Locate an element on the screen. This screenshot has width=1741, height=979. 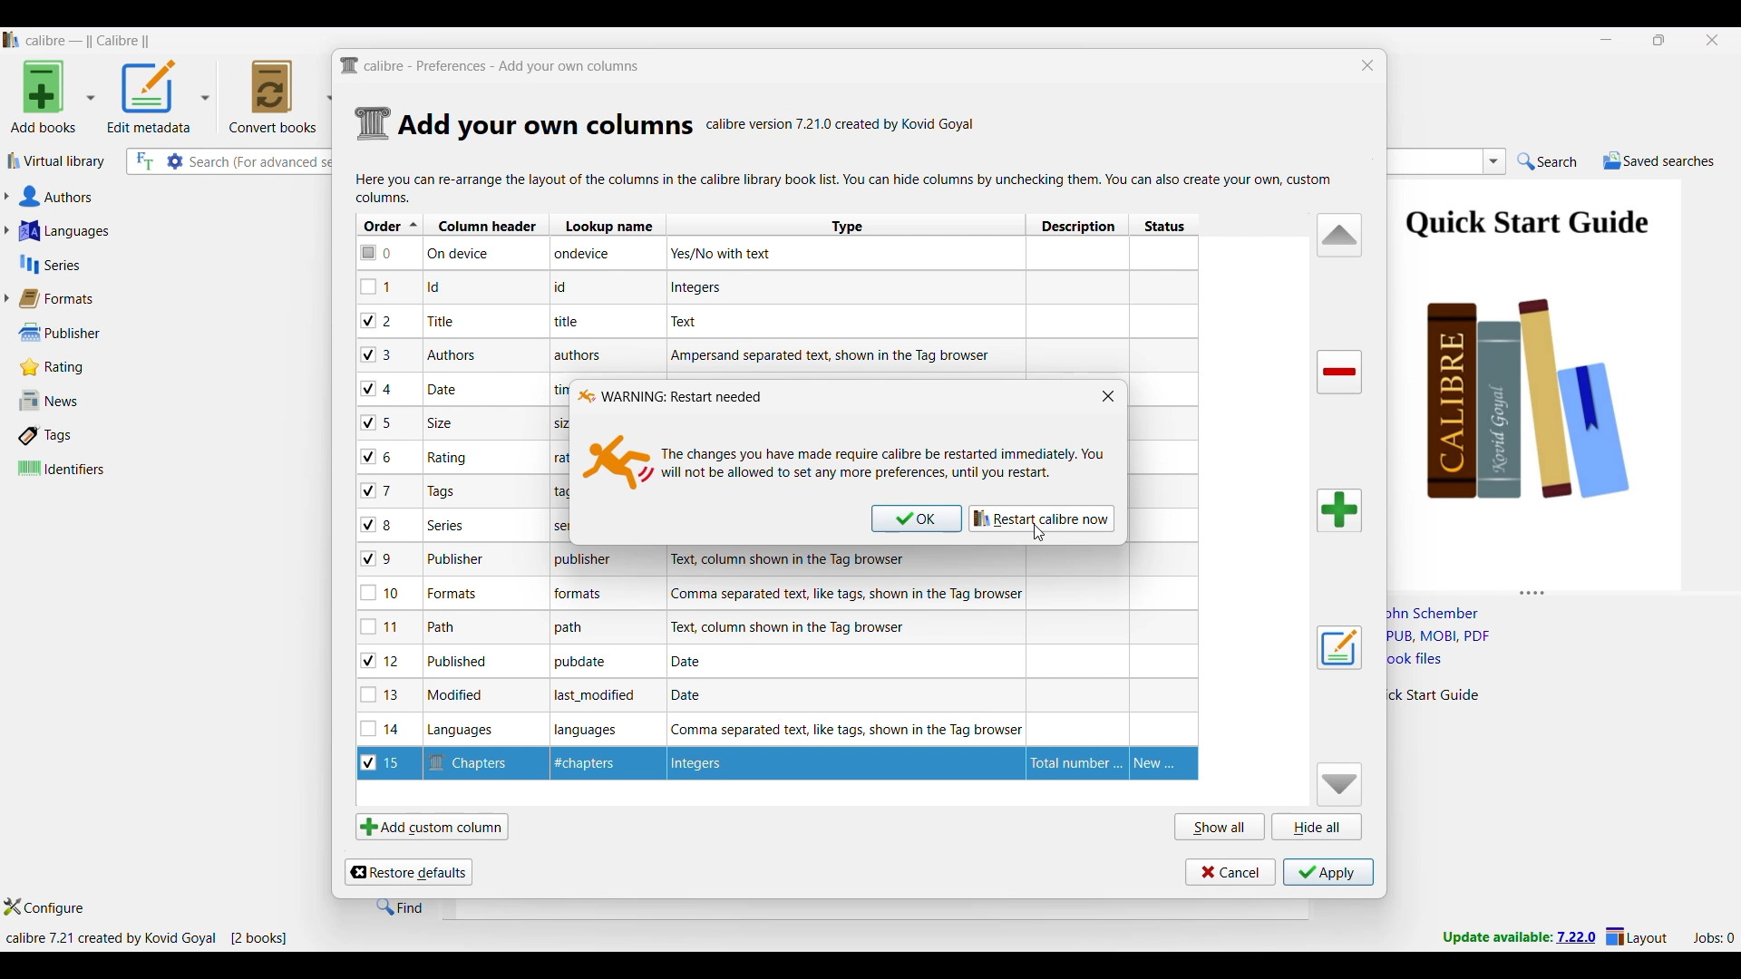
Software logo is located at coordinates (12, 40).